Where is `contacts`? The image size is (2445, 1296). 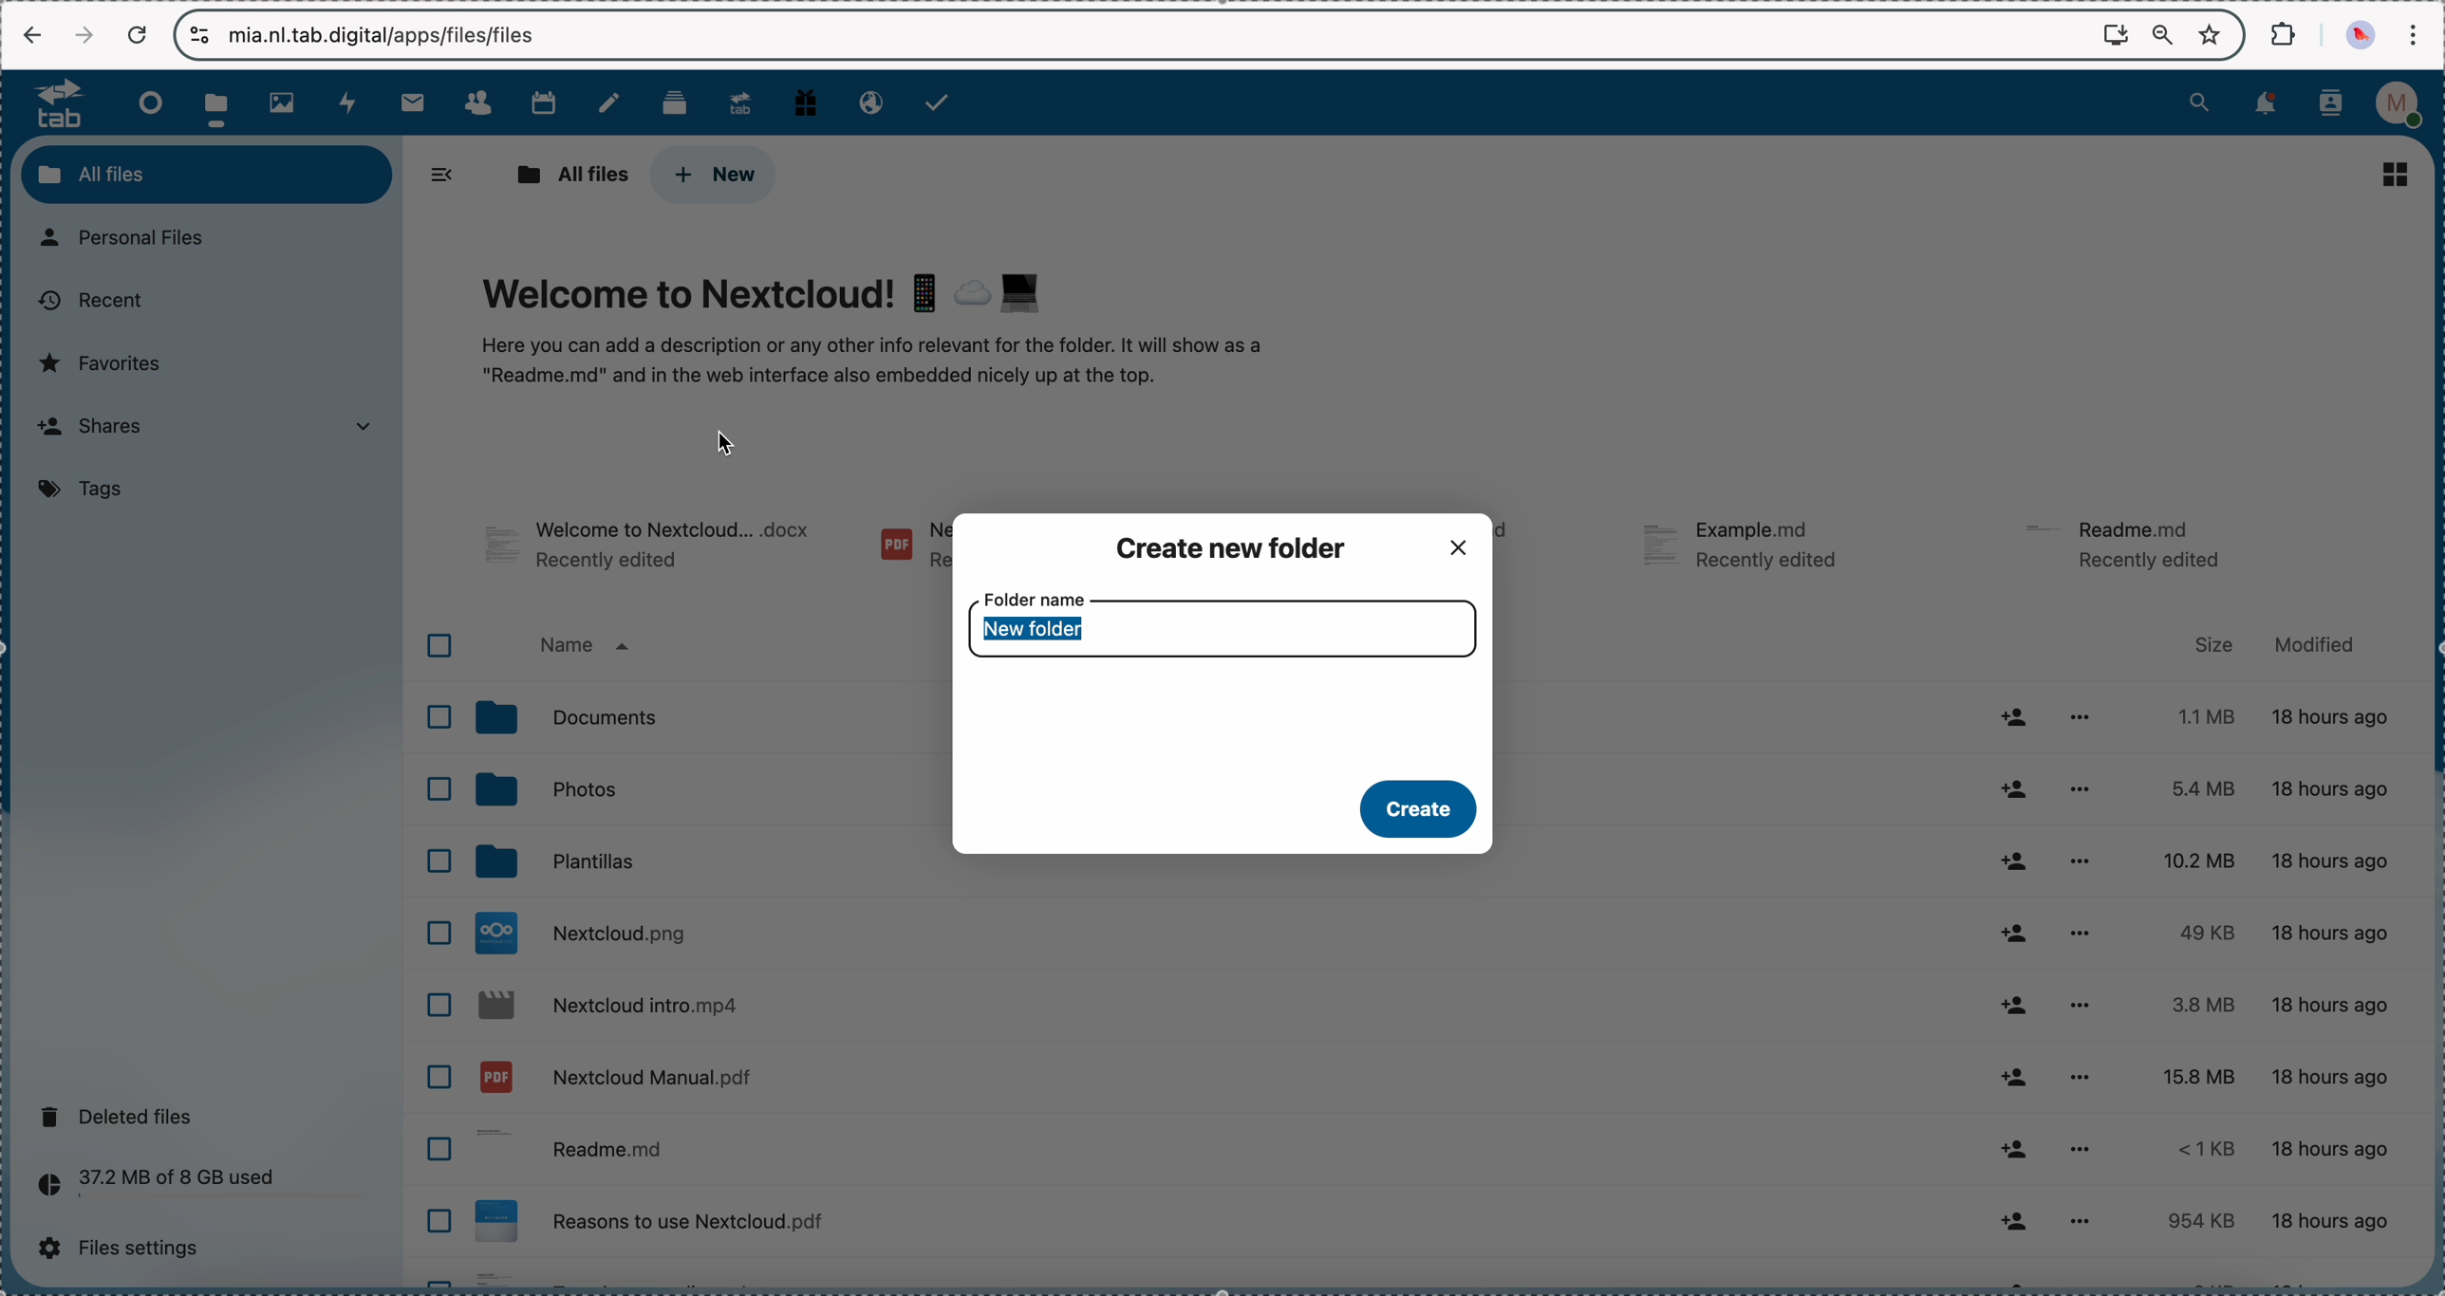
contacts is located at coordinates (2331, 105).